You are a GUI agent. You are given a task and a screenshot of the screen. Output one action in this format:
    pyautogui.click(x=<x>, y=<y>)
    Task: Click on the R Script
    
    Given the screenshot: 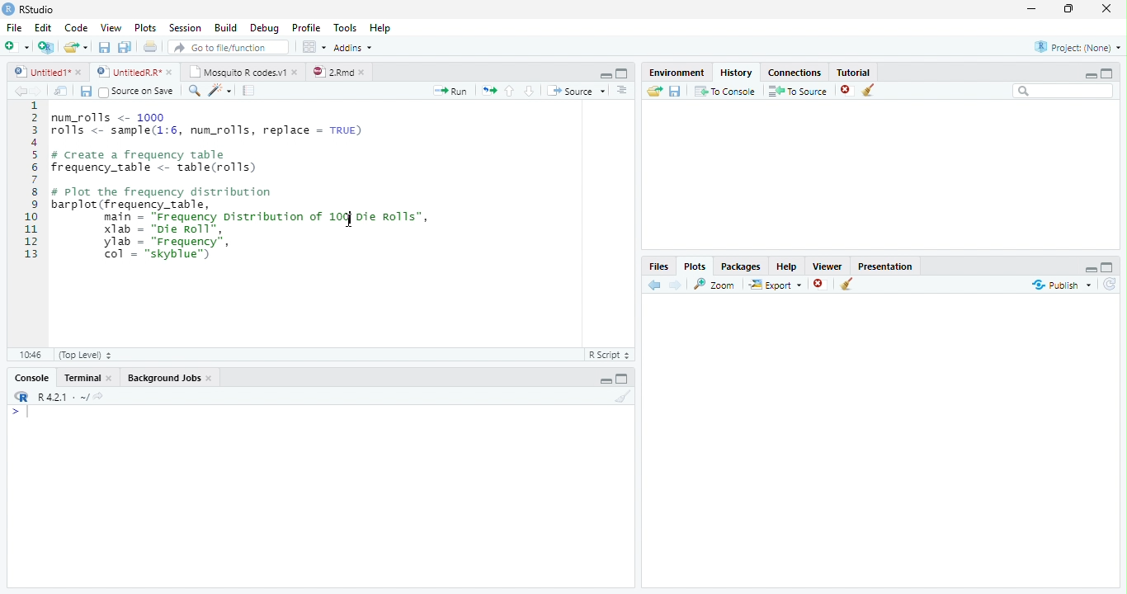 What is the action you would take?
    pyautogui.click(x=610, y=355)
    